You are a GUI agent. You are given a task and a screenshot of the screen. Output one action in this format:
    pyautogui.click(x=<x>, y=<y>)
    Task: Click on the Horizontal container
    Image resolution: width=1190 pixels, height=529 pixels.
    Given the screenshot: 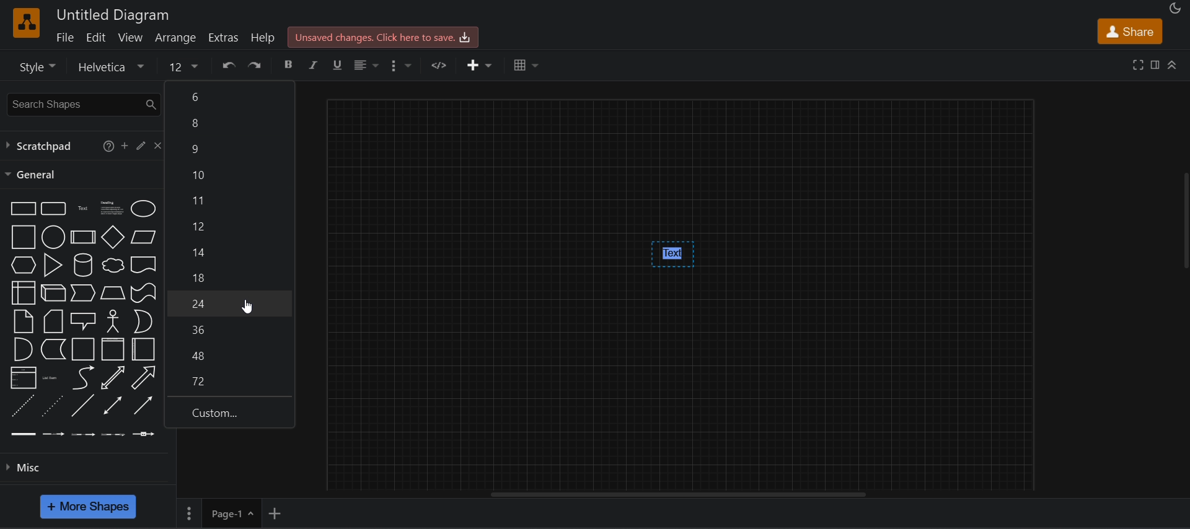 What is the action you would take?
    pyautogui.click(x=144, y=349)
    